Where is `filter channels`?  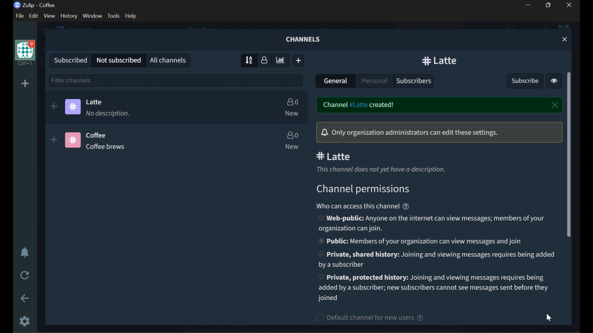 filter channels is located at coordinates (176, 80).